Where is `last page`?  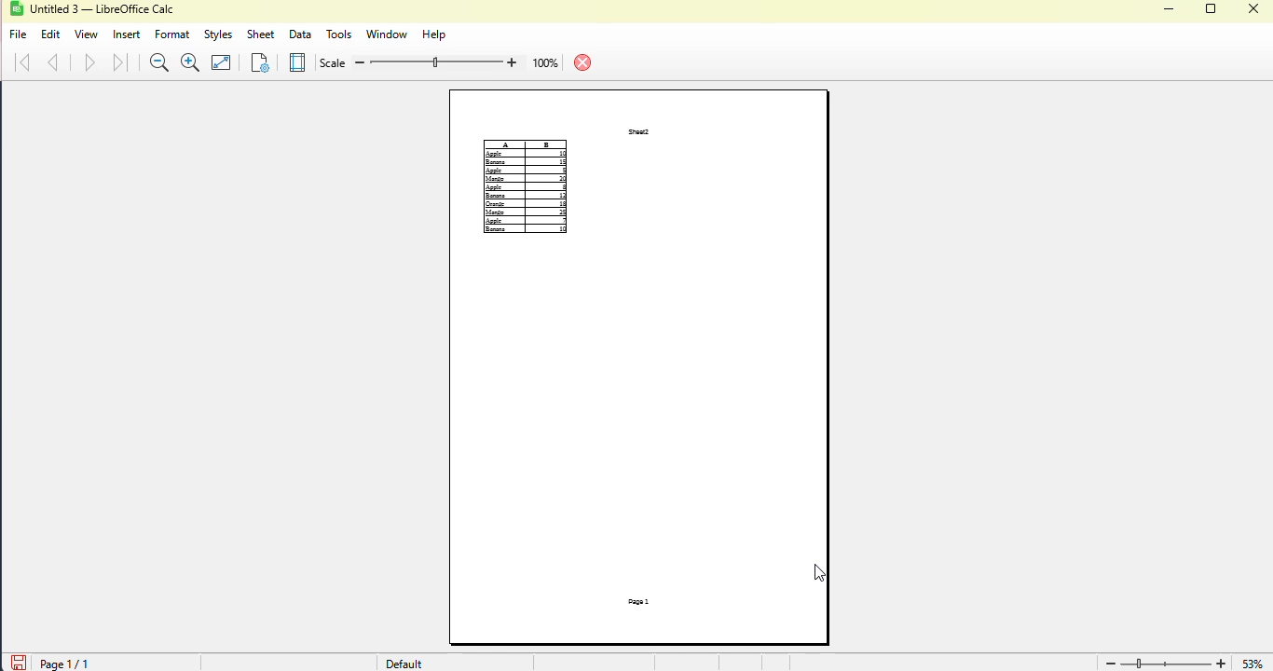
last page is located at coordinates (121, 62).